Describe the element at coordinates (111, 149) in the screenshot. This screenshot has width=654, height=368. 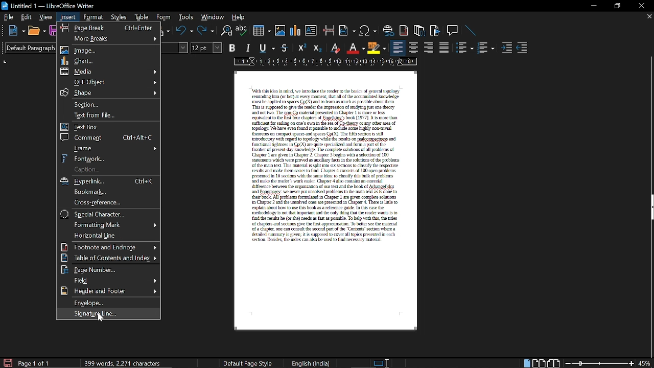
I see `frame` at that location.